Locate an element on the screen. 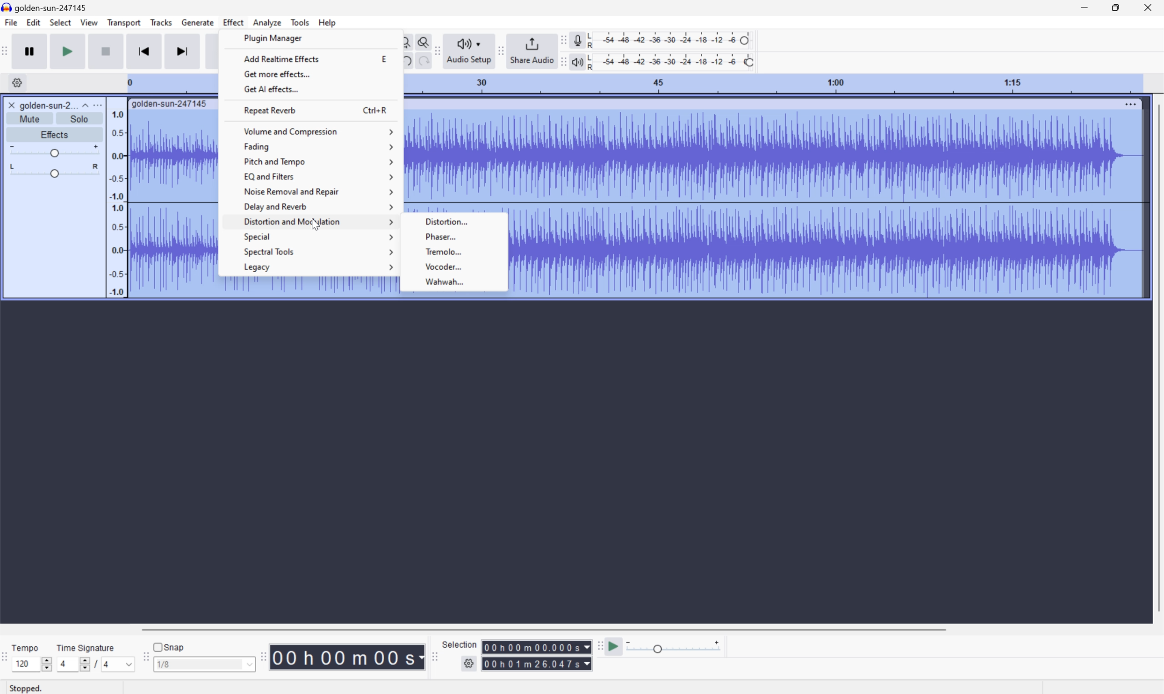  Audacity Time Signature Toolbar is located at coordinates (7, 659).